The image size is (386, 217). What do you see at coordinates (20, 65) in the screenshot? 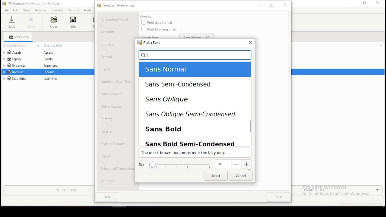
I see `expenses` at bounding box center [20, 65].